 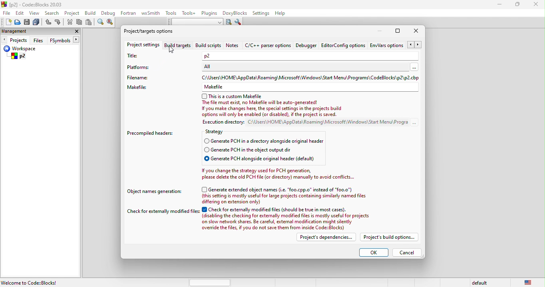 I want to click on Welcome to Code::Blocks!, so click(x=30, y=283).